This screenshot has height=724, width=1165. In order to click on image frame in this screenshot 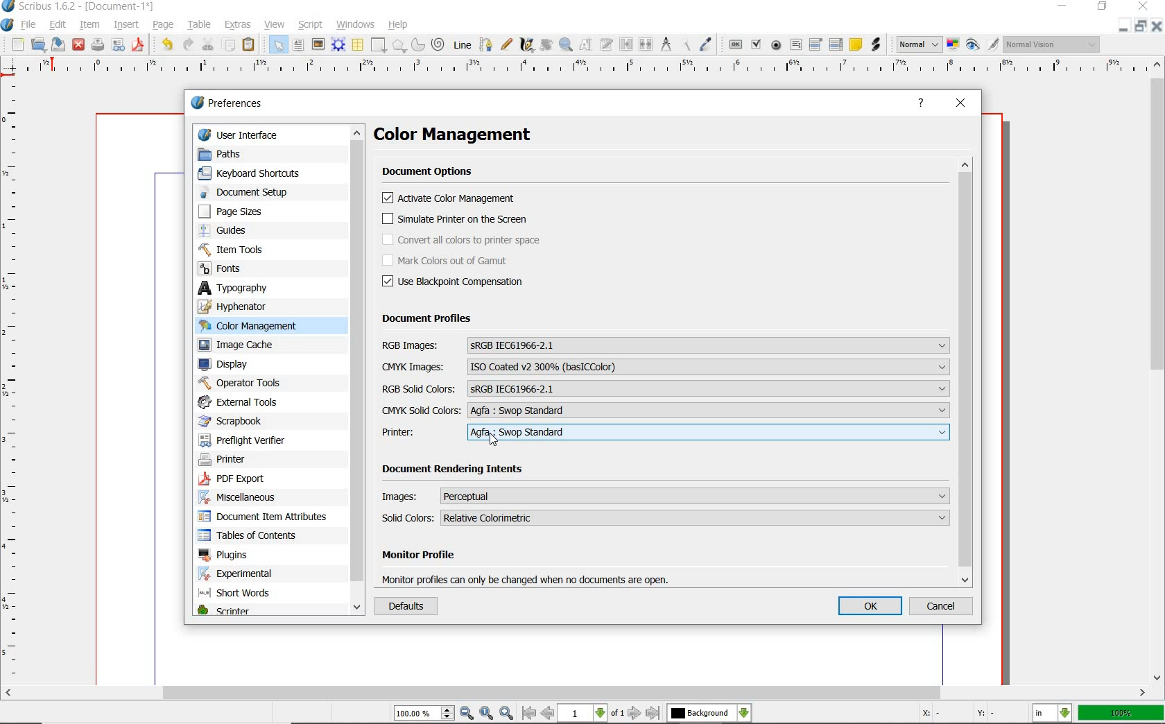, I will do `click(317, 44)`.